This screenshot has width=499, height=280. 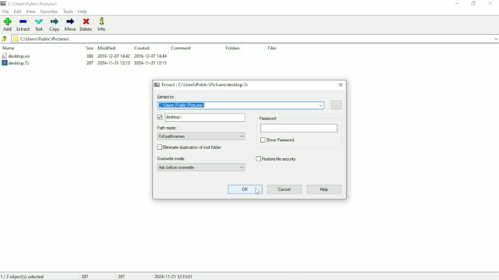 What do you see at coordinates (157, 84) in the screenshot?
I see `7 zip logo` at bounding box center [157, 84].